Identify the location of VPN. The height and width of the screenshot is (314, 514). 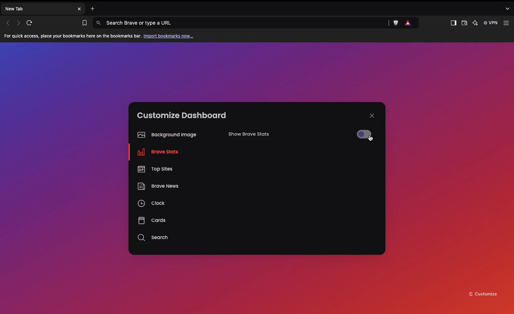
(491, 23).